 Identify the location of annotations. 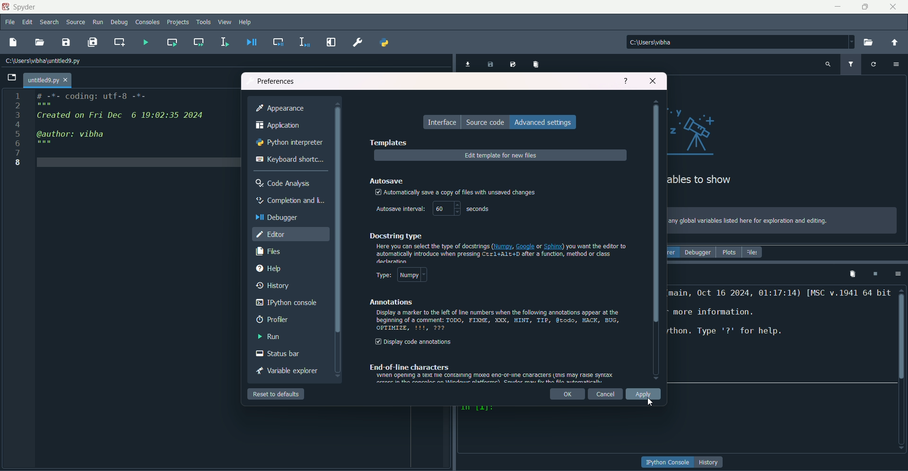
(388, 303).